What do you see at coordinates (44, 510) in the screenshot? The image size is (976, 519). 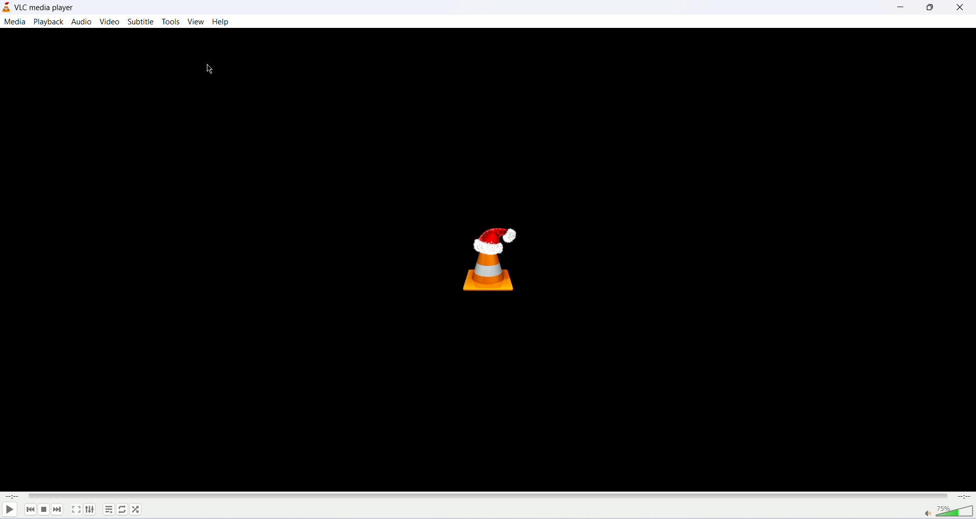 I see `stop` at bounding box center [44, 510].